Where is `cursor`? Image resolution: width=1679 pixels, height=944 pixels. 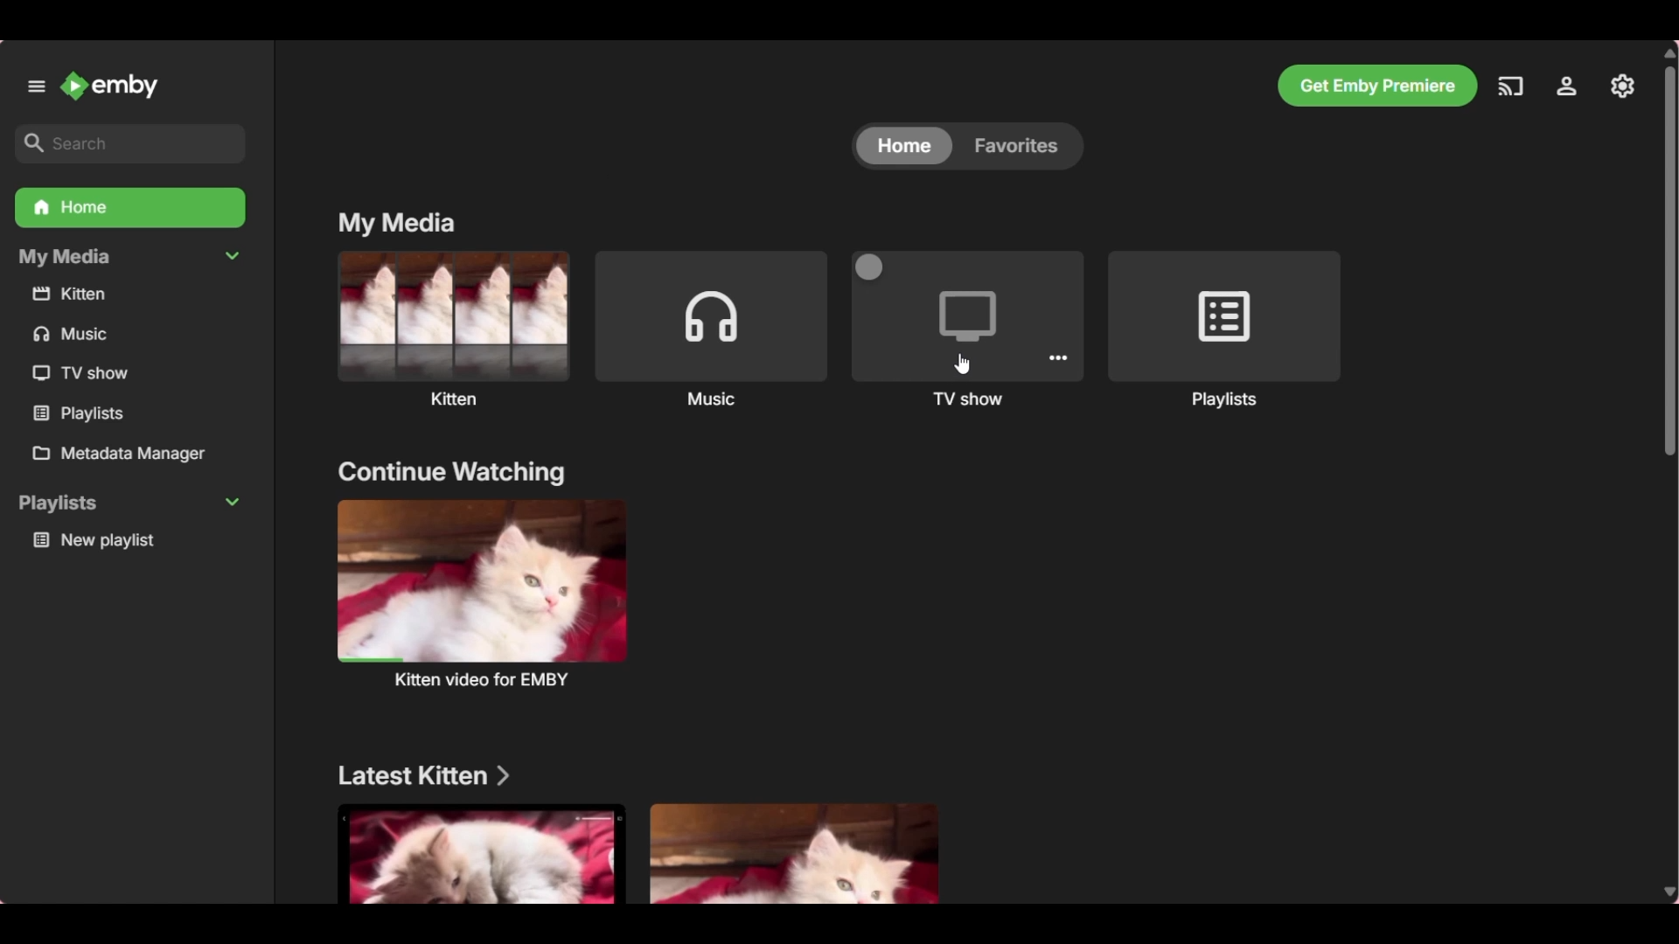
cursor is located at coordinates (969, 367).